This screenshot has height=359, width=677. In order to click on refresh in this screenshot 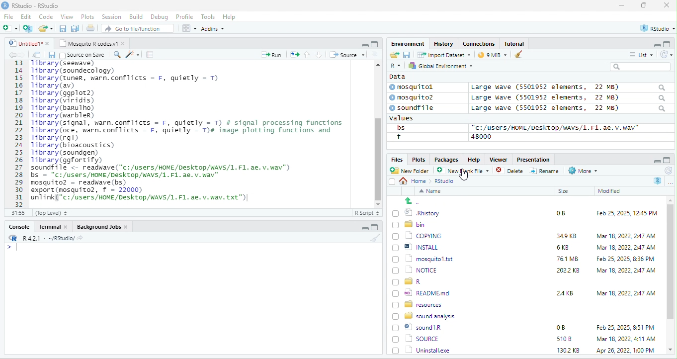, I will do `click(665, 54)`.